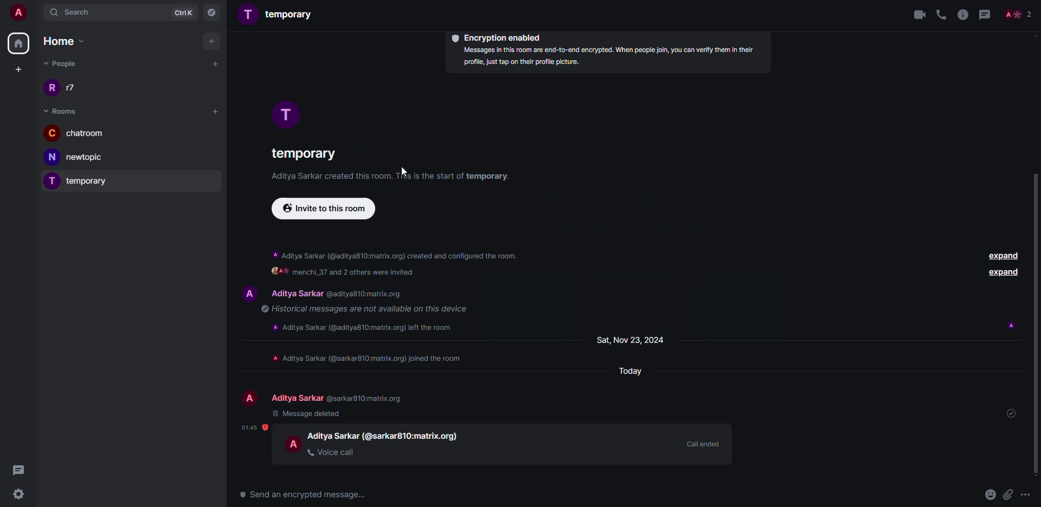 The width and height of the screenshot is (1041, 507). I want to click on create space, so click(17, 69).